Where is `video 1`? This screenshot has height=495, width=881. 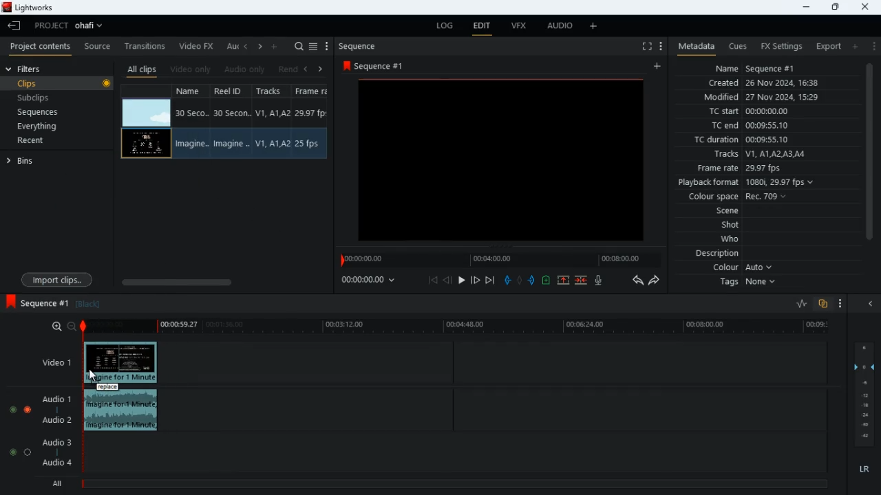 video 1 is located at coordinates (51, 362).